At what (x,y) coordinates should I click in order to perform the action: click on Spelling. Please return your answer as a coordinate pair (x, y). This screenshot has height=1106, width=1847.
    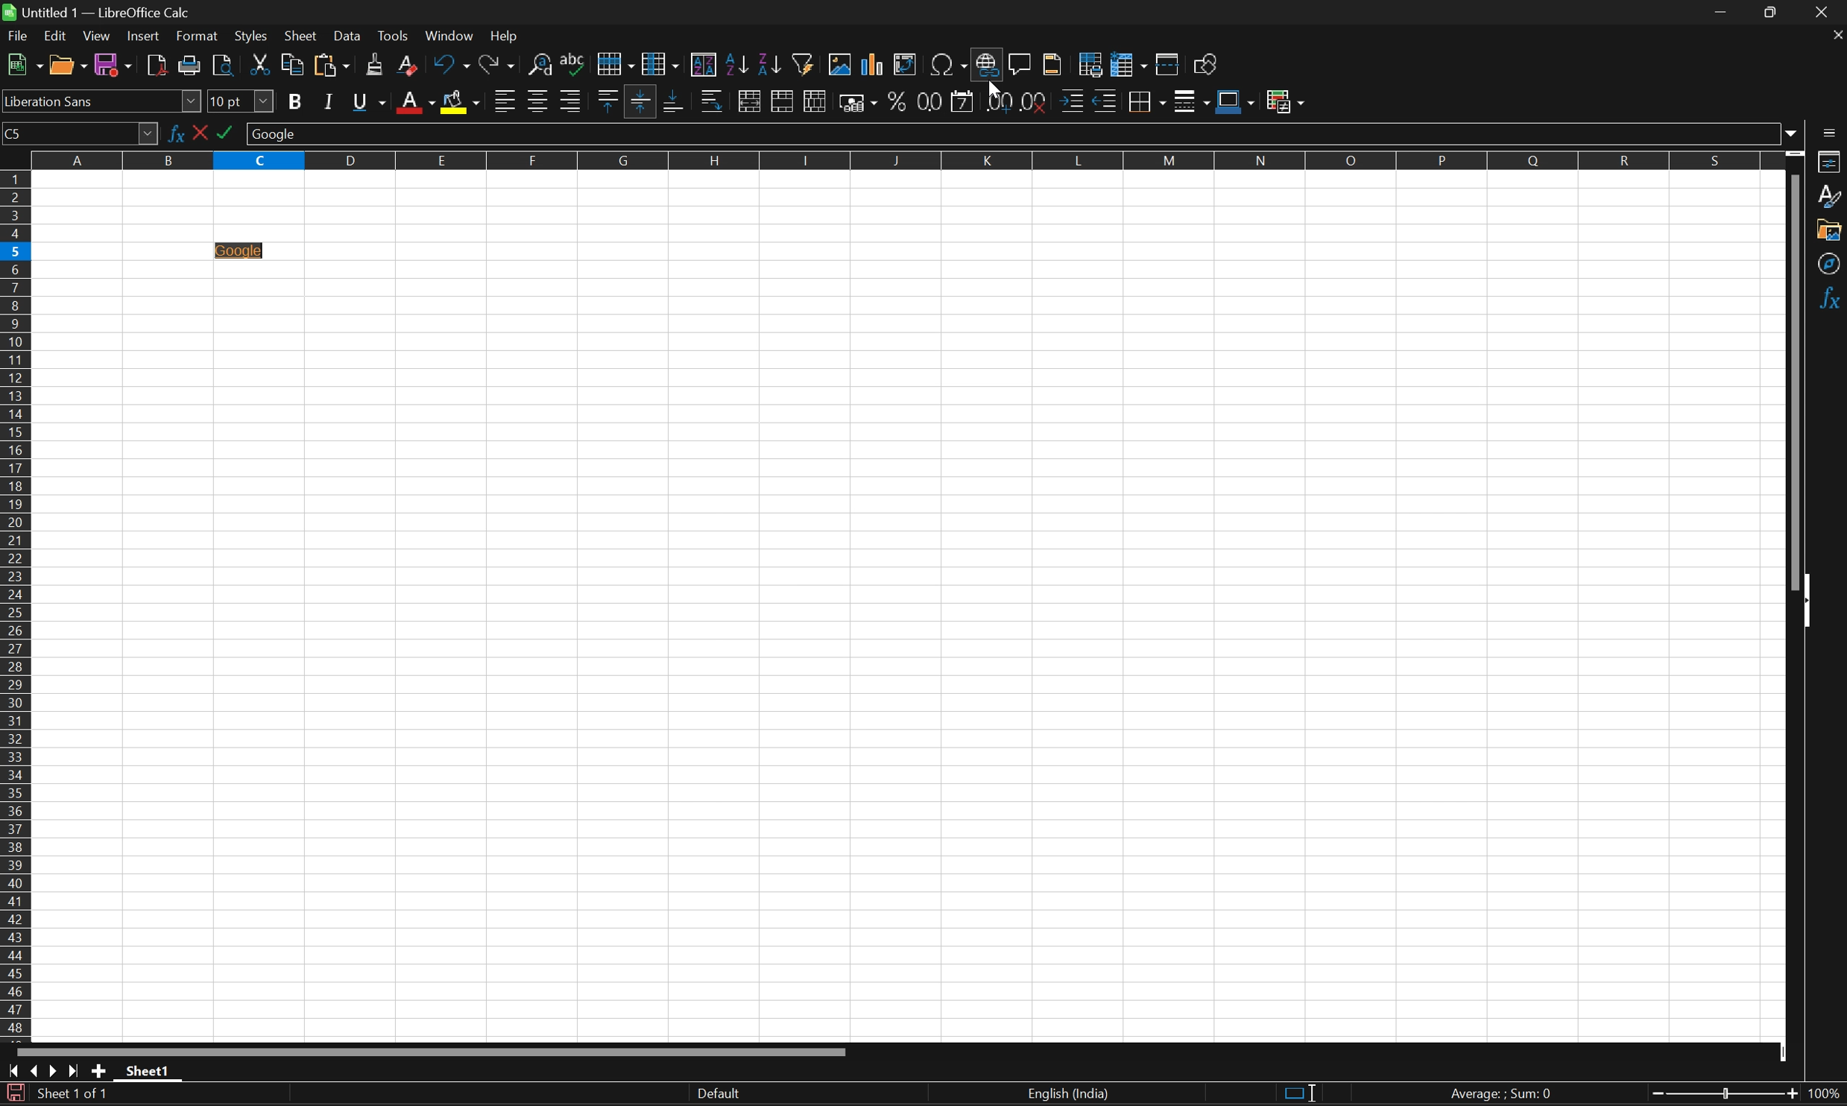
    Looking at the image, I should click on (575, 58).